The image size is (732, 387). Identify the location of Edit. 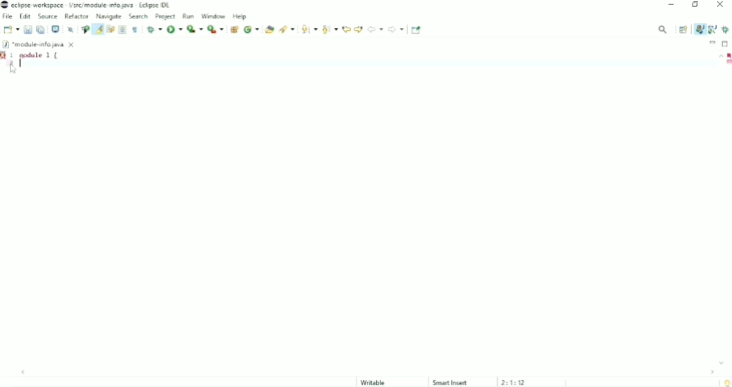
(25, 16).